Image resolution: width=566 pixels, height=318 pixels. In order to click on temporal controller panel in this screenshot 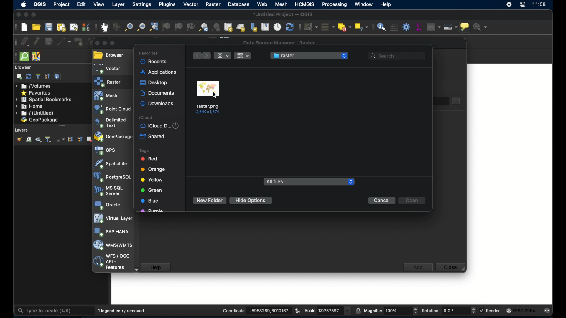, I will do `click(277, 27)`.